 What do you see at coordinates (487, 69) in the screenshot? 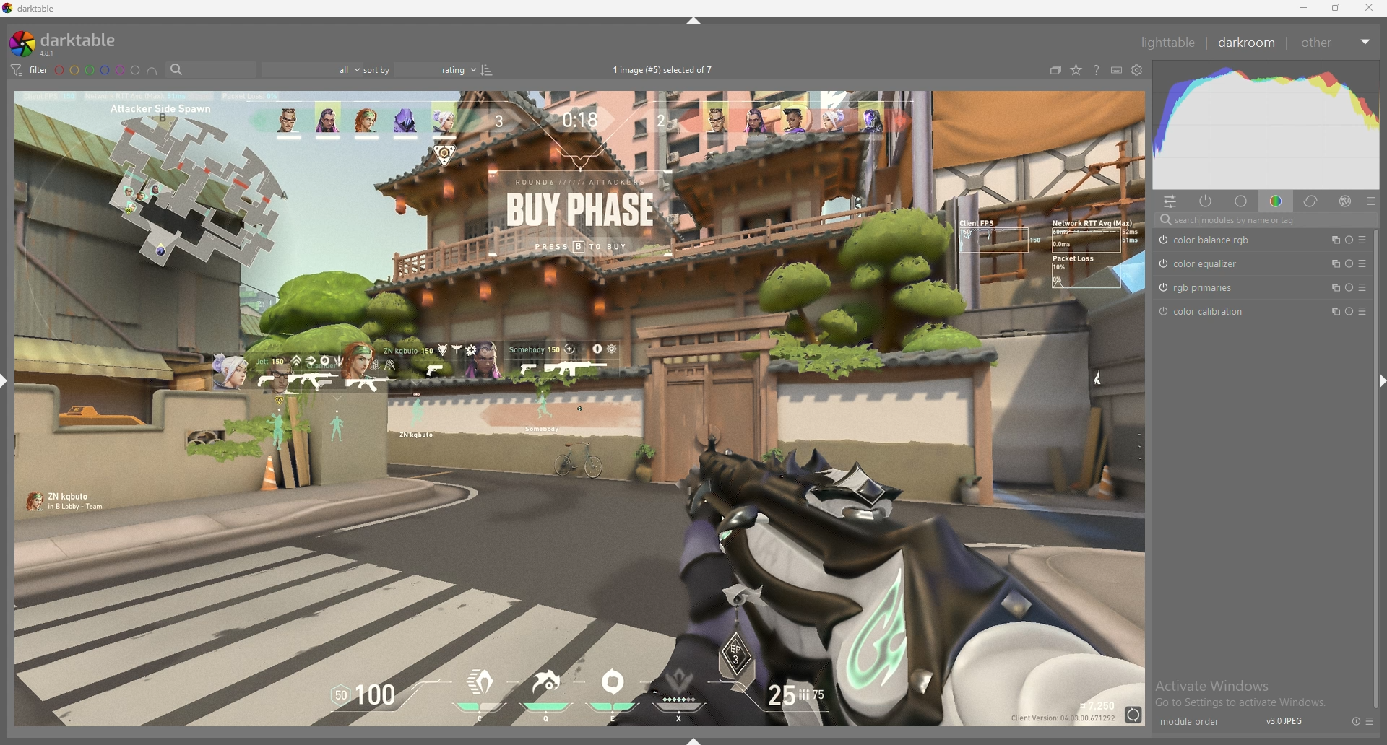
I see `reverse sort` at bounding box center [487, 69].